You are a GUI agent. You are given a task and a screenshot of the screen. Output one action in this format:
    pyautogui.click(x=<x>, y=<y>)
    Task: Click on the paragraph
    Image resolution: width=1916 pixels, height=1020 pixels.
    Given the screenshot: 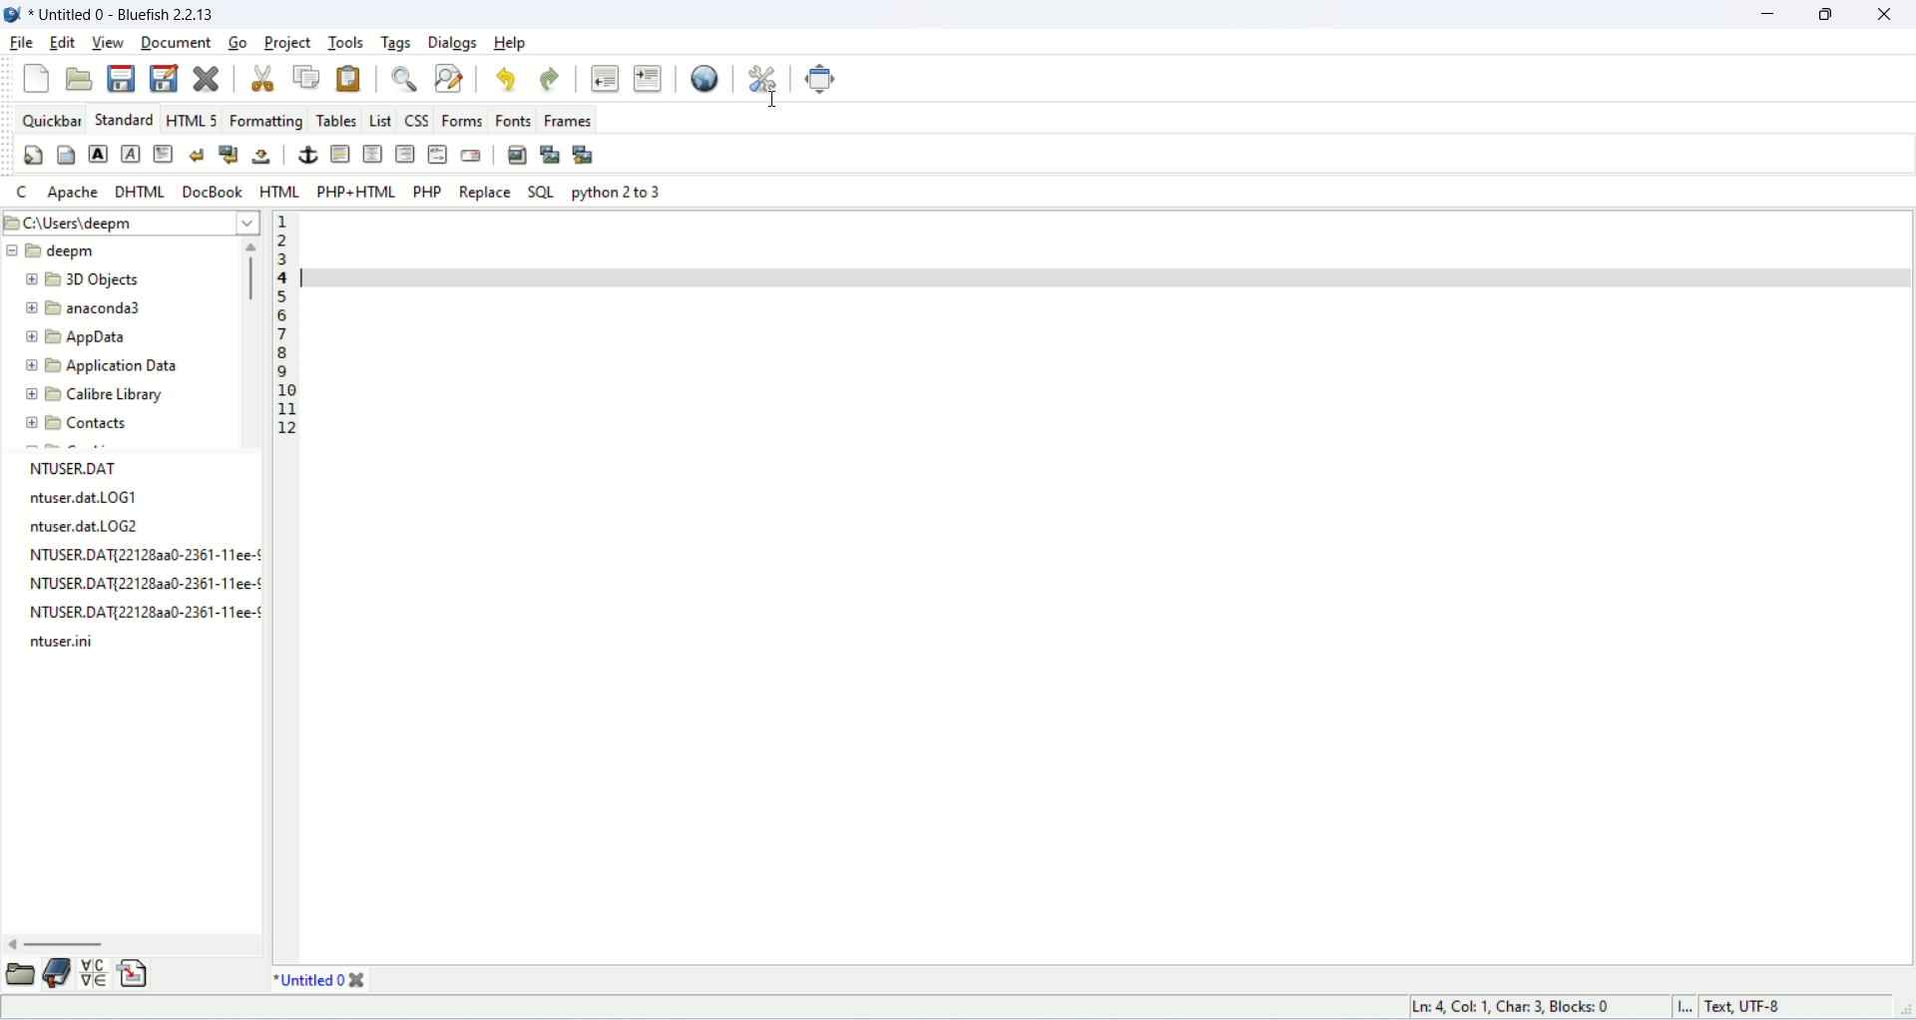 What is the action you would take?
    pyautogui.click(x=165, y=154)
    